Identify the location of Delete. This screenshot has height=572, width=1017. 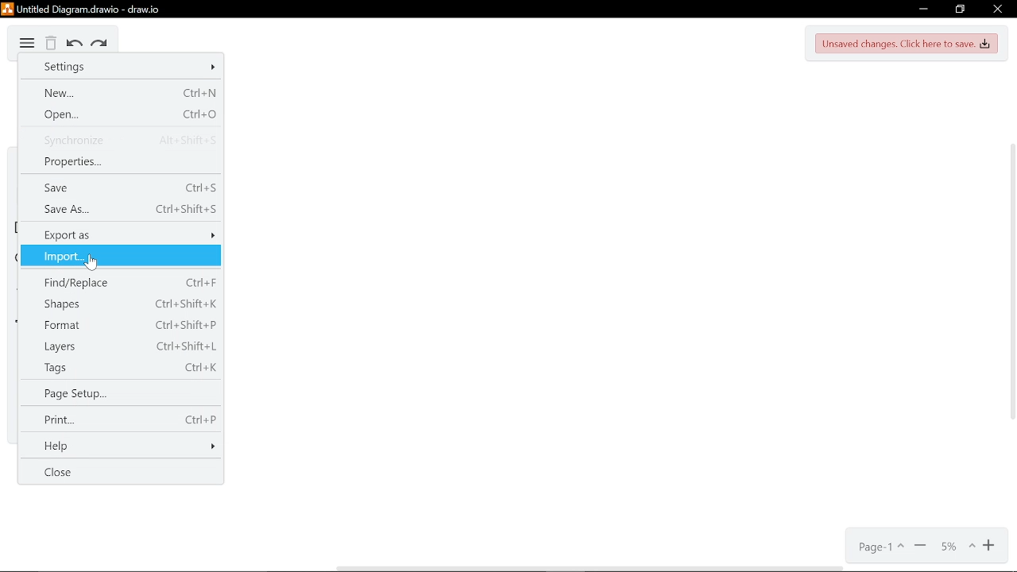
(51, 44).